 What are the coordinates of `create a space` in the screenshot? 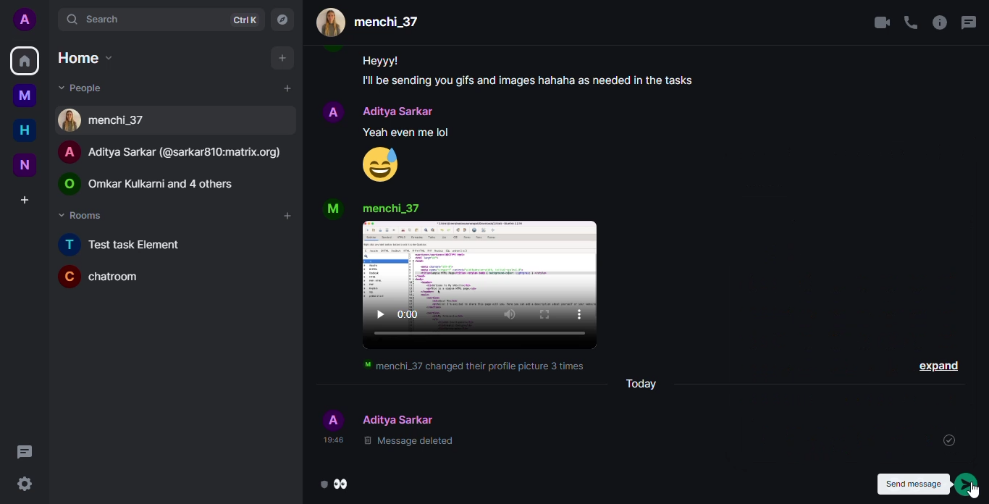 It's located at (25, 198).